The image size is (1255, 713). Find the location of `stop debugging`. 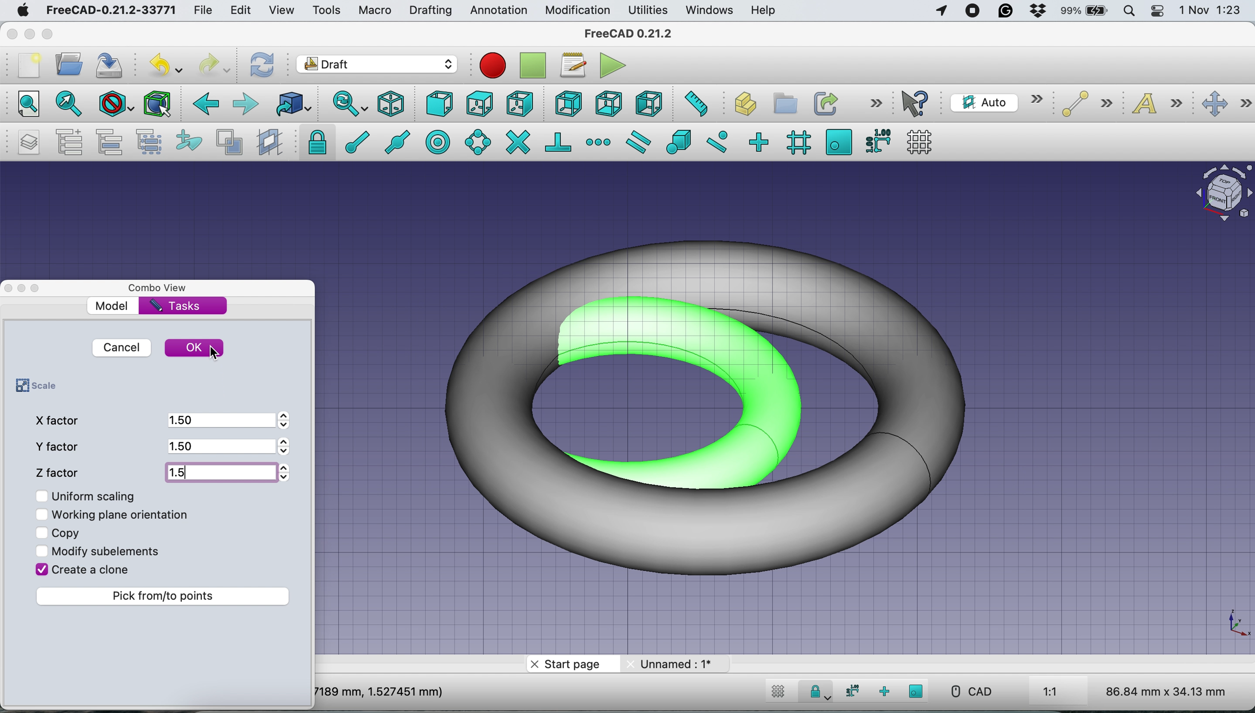

stop debugging is located at coordinates (531, 66).